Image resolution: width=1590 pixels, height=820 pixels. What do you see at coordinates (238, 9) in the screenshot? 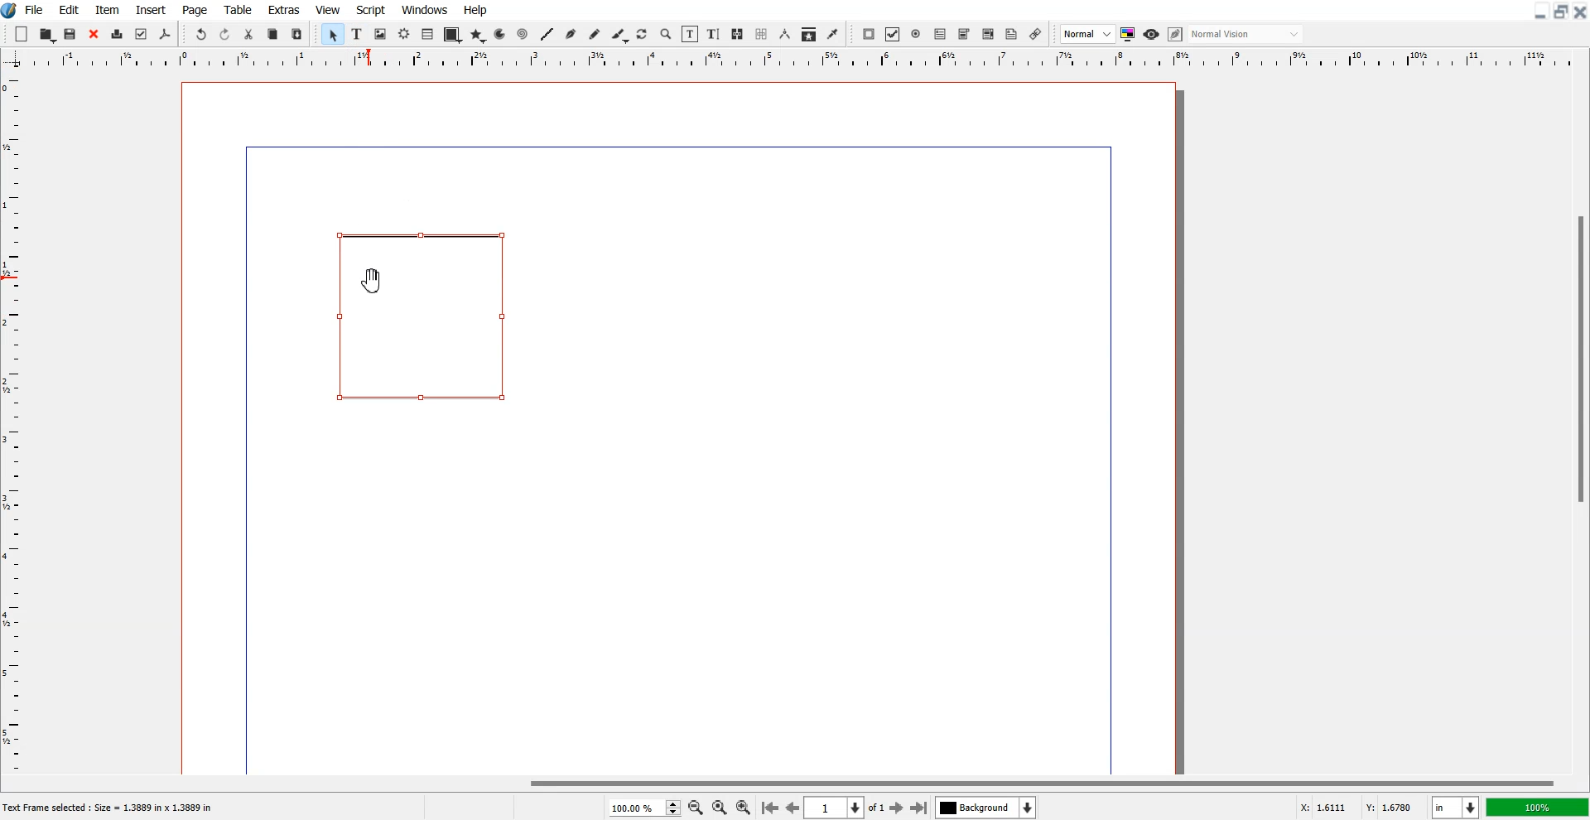
I see `Table` at bounding box center [238, 9].